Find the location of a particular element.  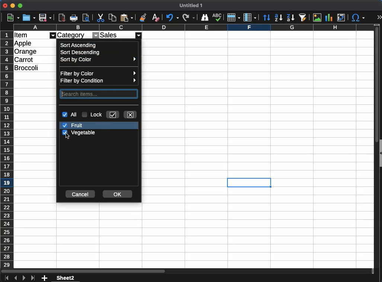

cell selection is located at coordinates (249, 183).